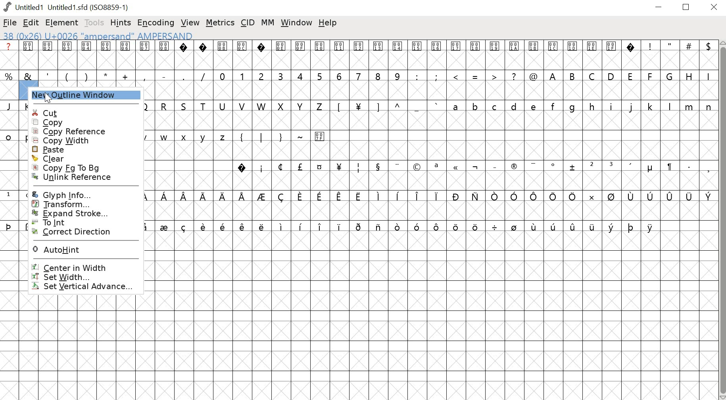  Describe the element at coordinates (48, 54) in the screenshot. I see `0002` at that location.